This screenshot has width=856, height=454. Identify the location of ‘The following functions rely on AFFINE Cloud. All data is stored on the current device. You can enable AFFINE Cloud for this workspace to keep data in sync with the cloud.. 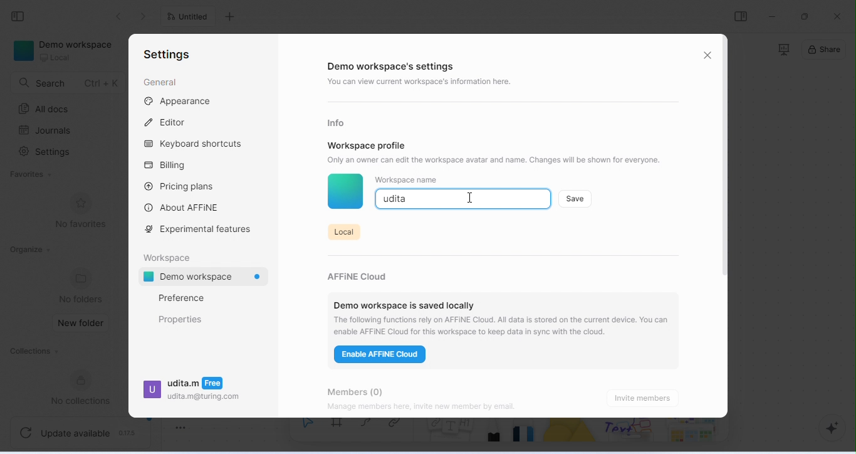
(504, 325).